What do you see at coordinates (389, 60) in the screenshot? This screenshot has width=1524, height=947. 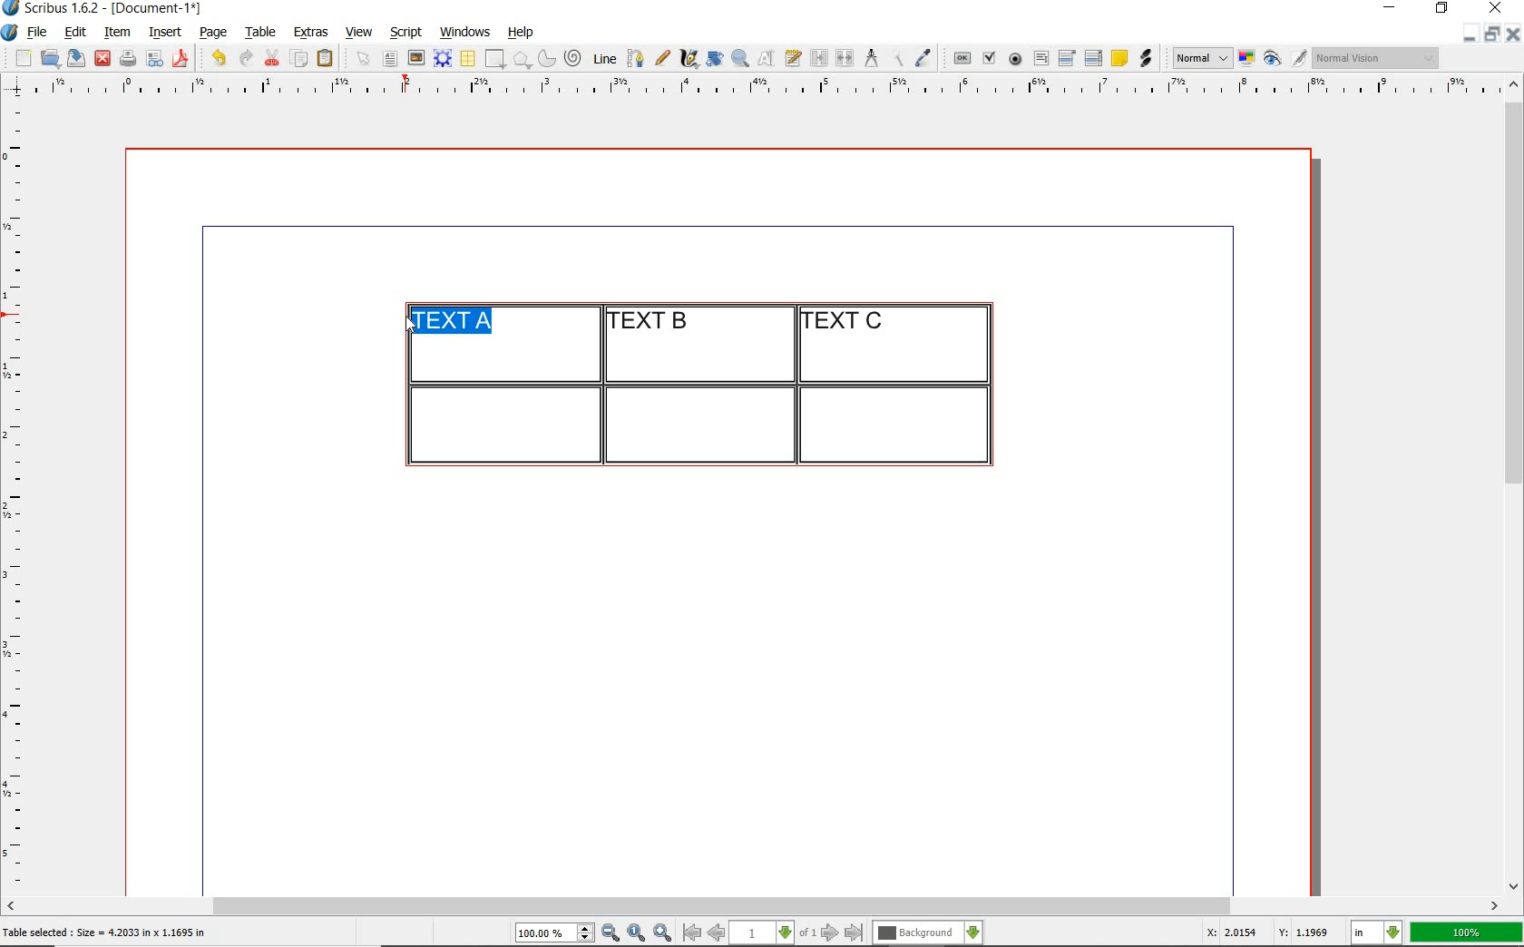 I see `text frame` at bounding box center [389, 60].